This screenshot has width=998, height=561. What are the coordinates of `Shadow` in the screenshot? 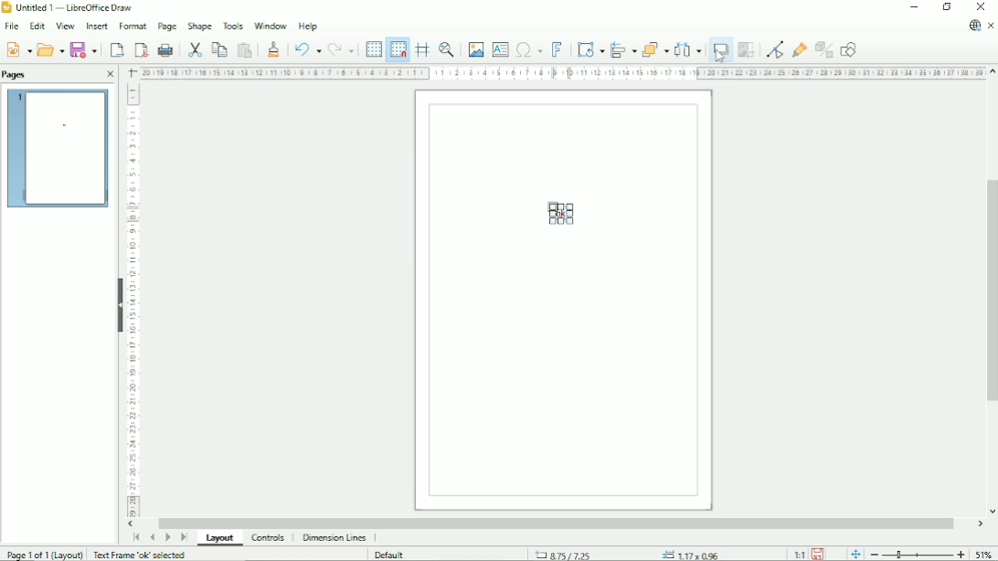 It's located at (721, 49).